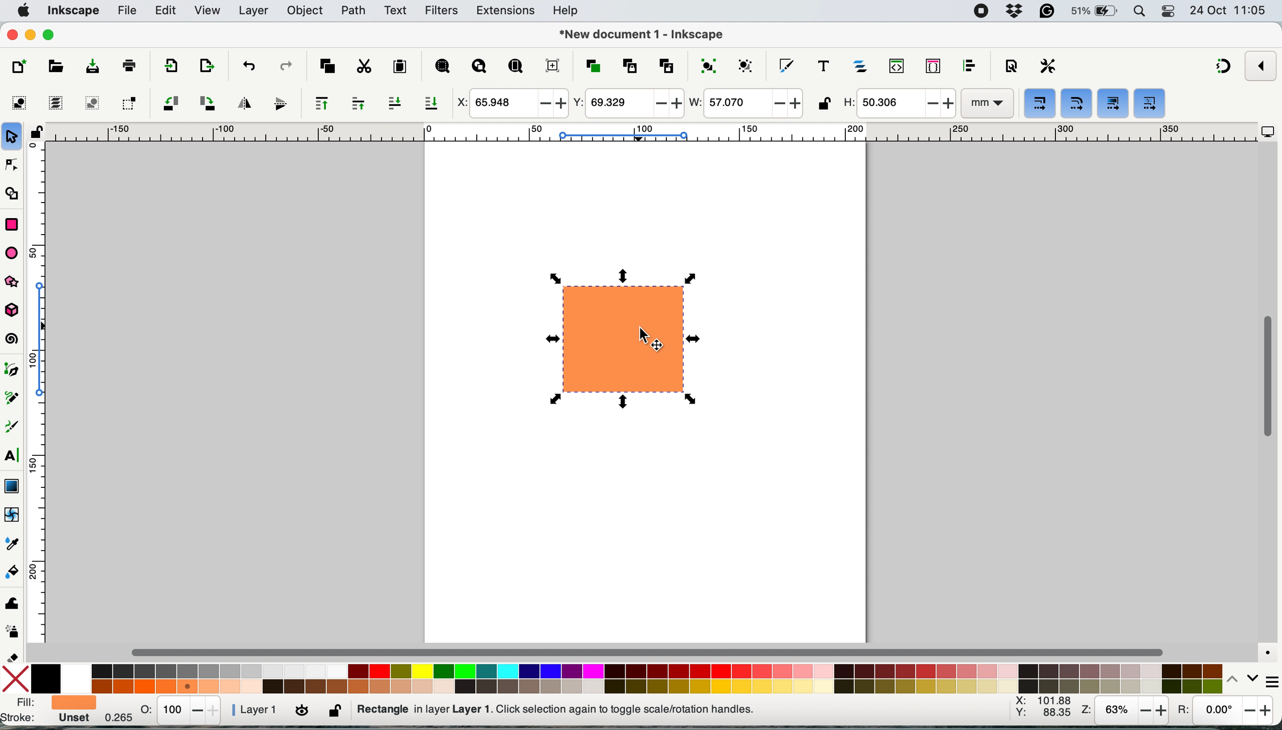 The height and width of the screenshot is (730, 1282). Describe the element at coordinates (1141, 13) in the screenshot. I see `spotlight search` at that location.